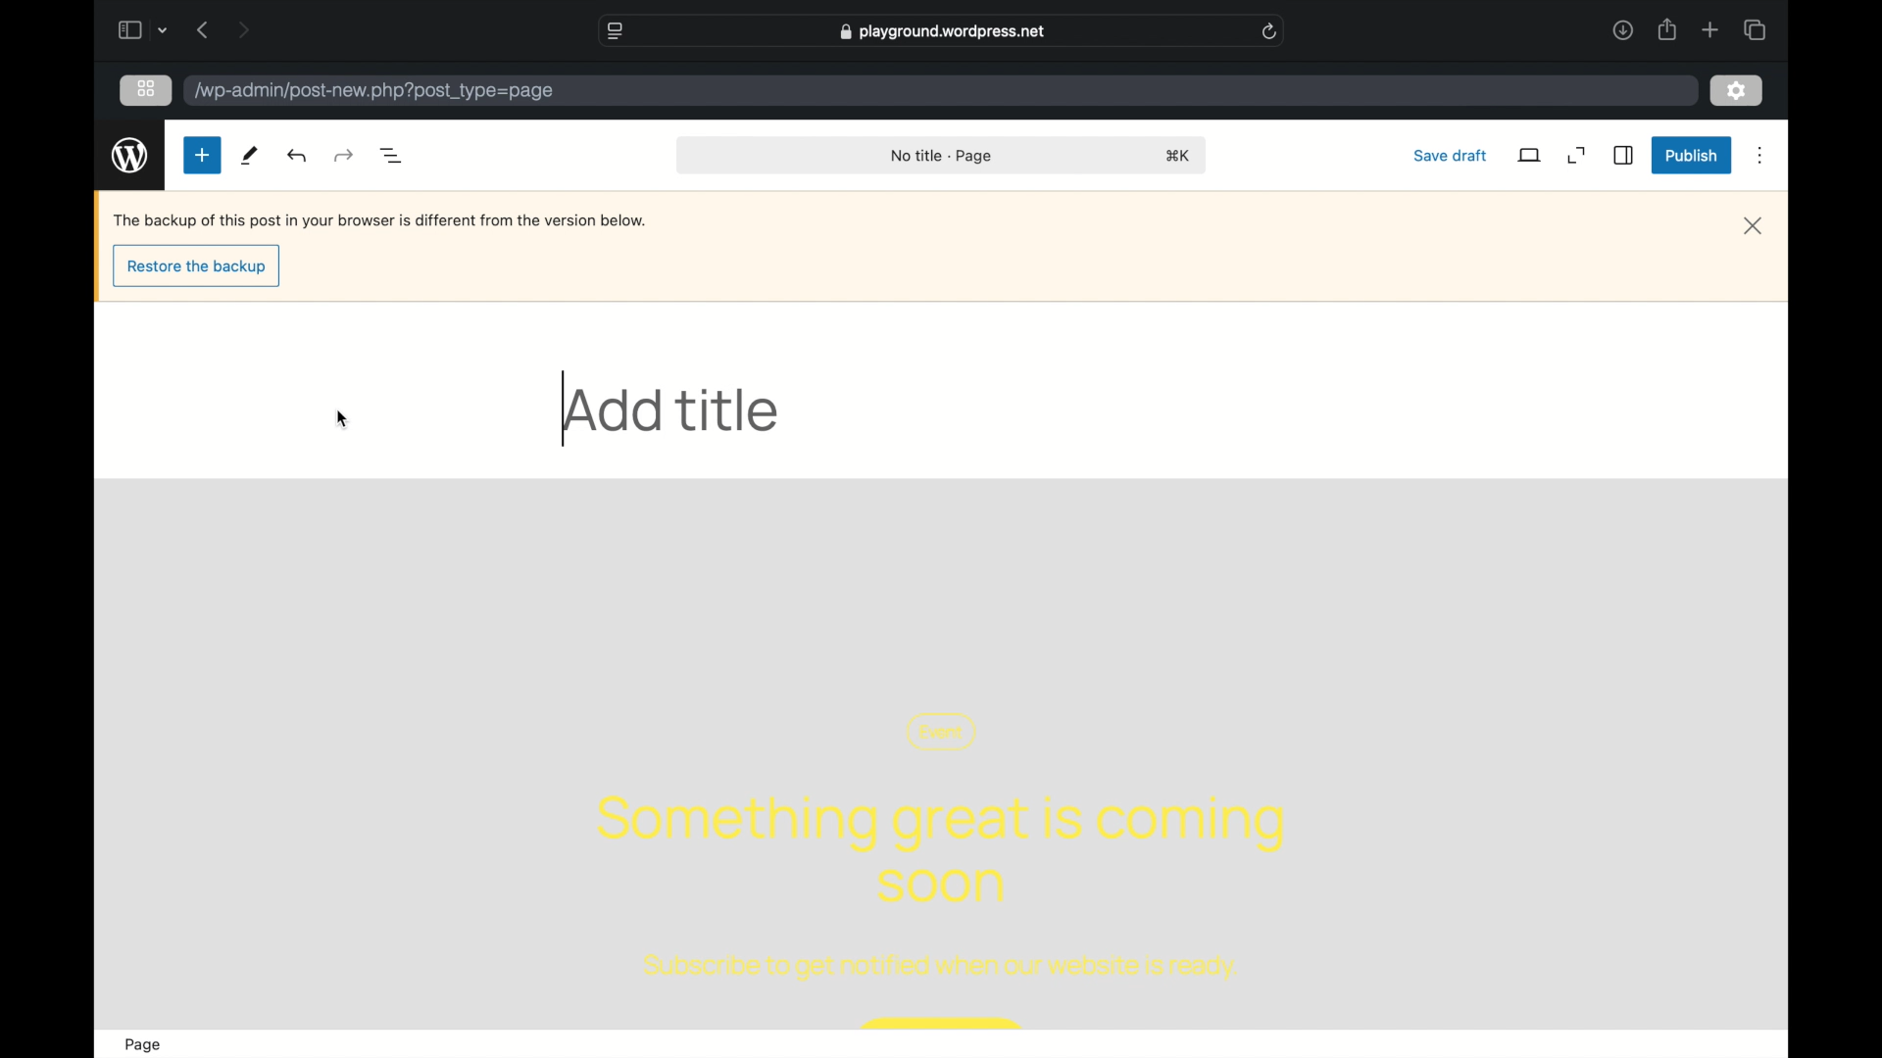  Describe the element at coordinates (342, 156) in the screenshot. I see `undo` at that location.